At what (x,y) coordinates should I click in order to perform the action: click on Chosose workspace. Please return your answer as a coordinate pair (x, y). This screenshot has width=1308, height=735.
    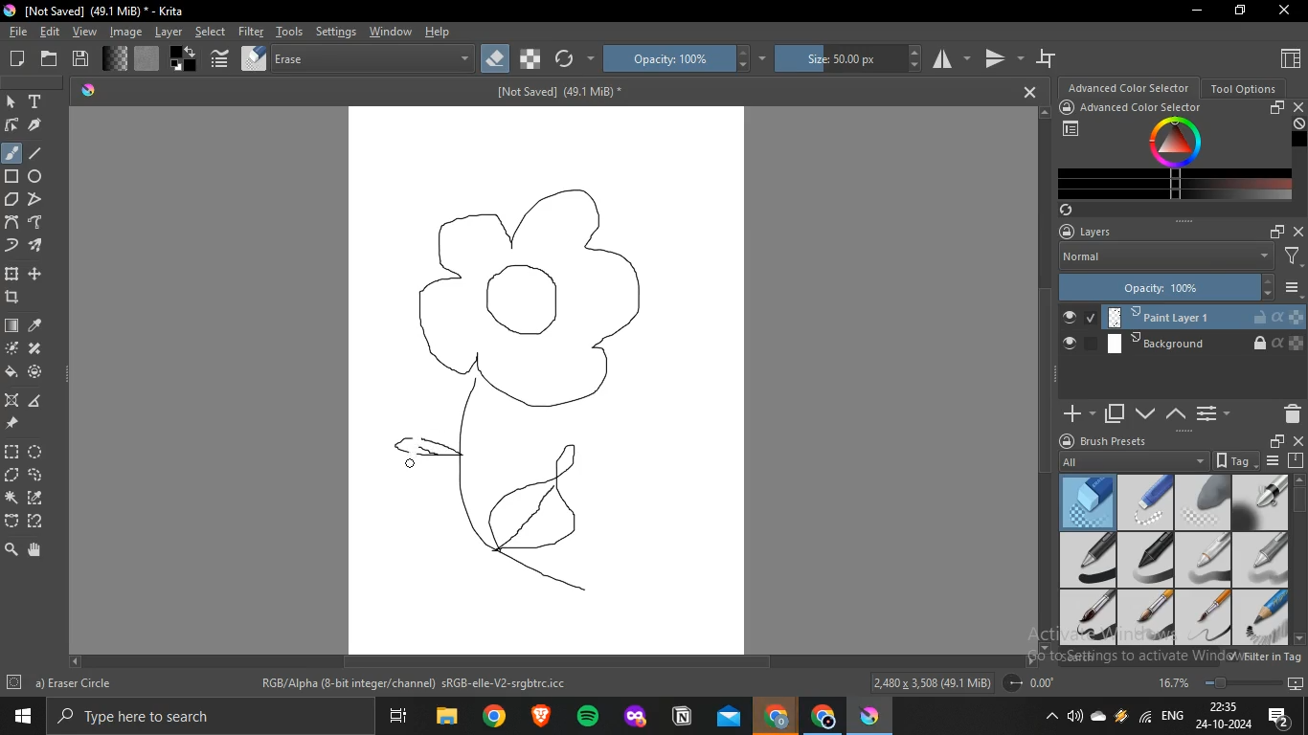
    Looking at the image, I should click on (1072, 129).